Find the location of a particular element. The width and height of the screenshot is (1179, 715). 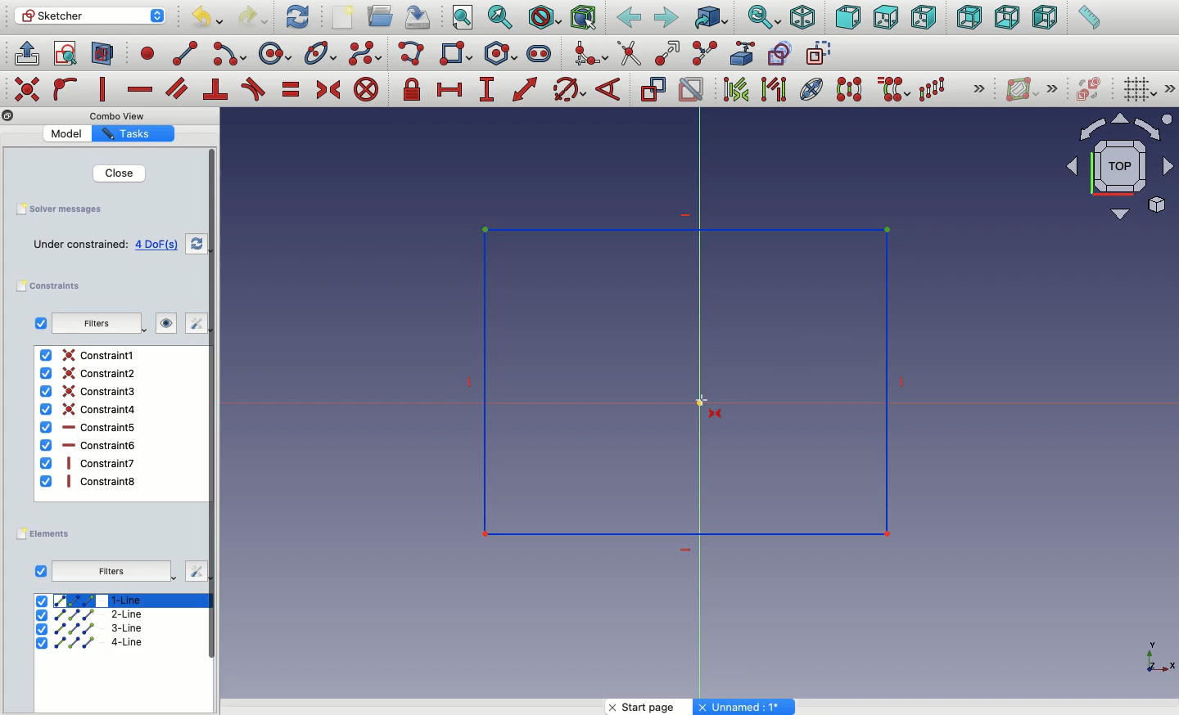

Symmetry is located at coordinates (848, 89).